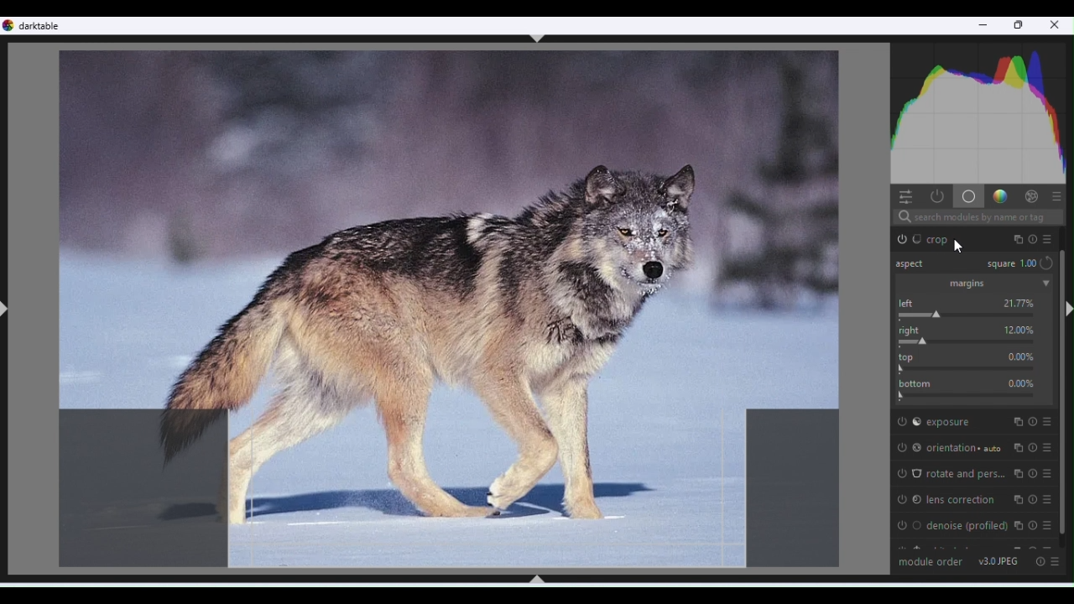 The height and width of the screenshot is (604, 1074). I want to click on value, so click(1021, 357).